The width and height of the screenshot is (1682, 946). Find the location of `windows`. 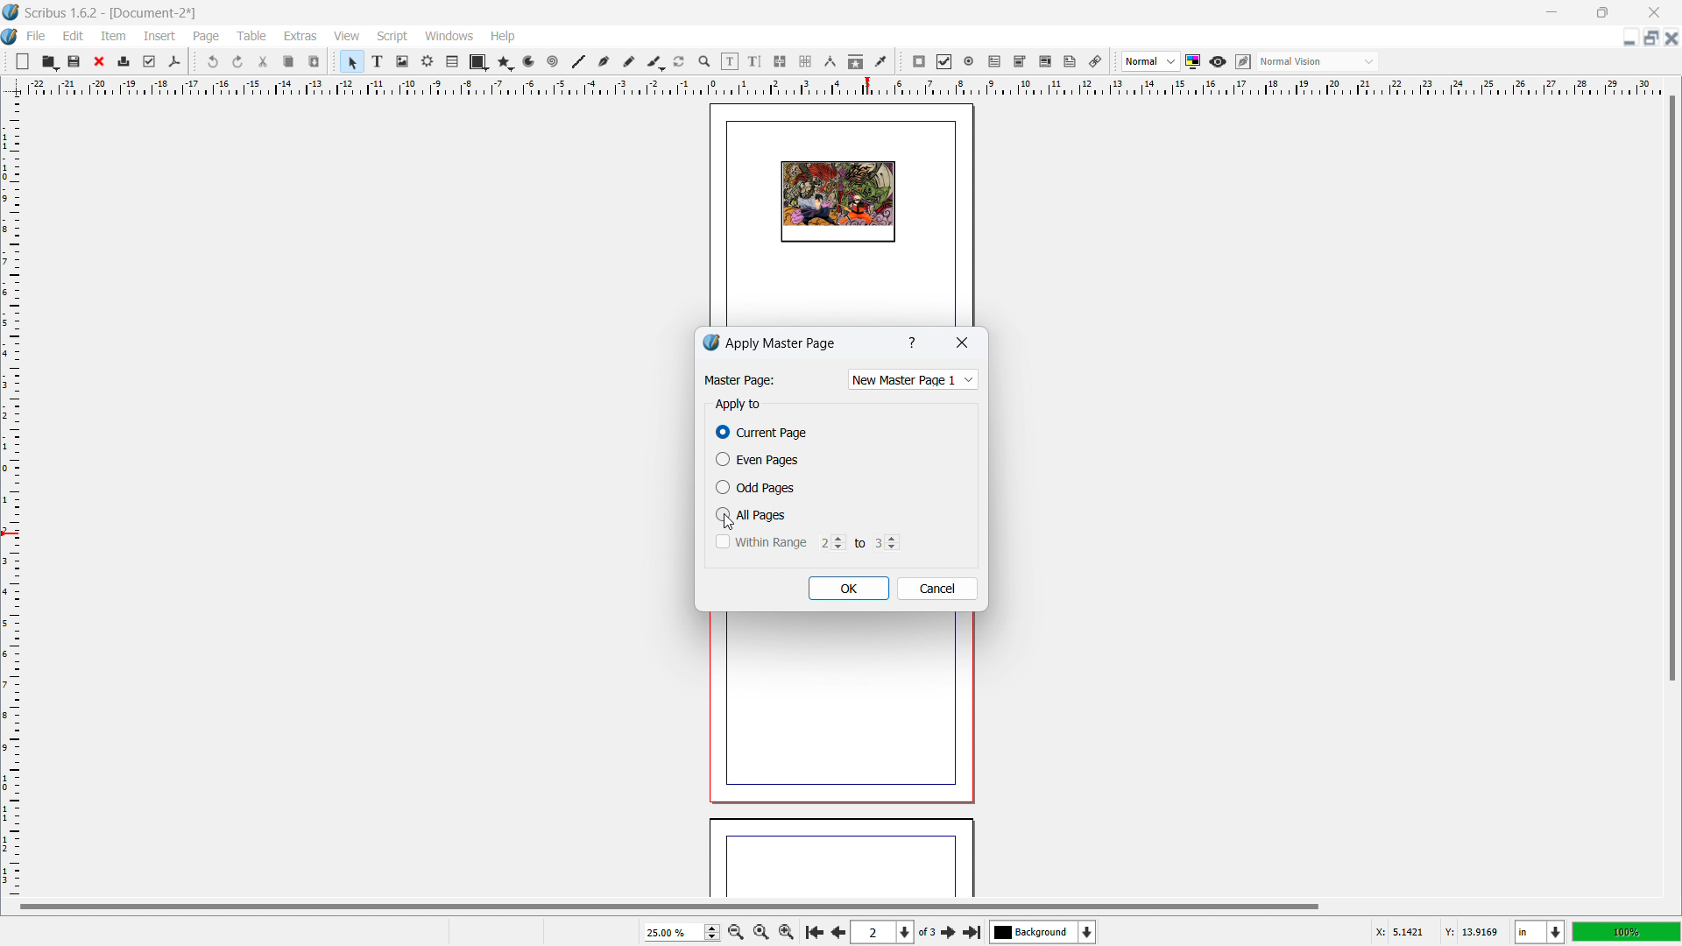

windows is located at coordinates (450, 36).